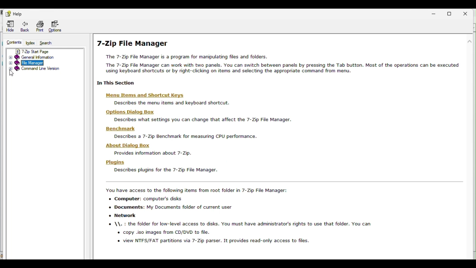 This screenshot has height=268, width=476. What do you see at coordinates (170, 103) in the screenshot?
I see `description text` at bounding box center [170, 103].